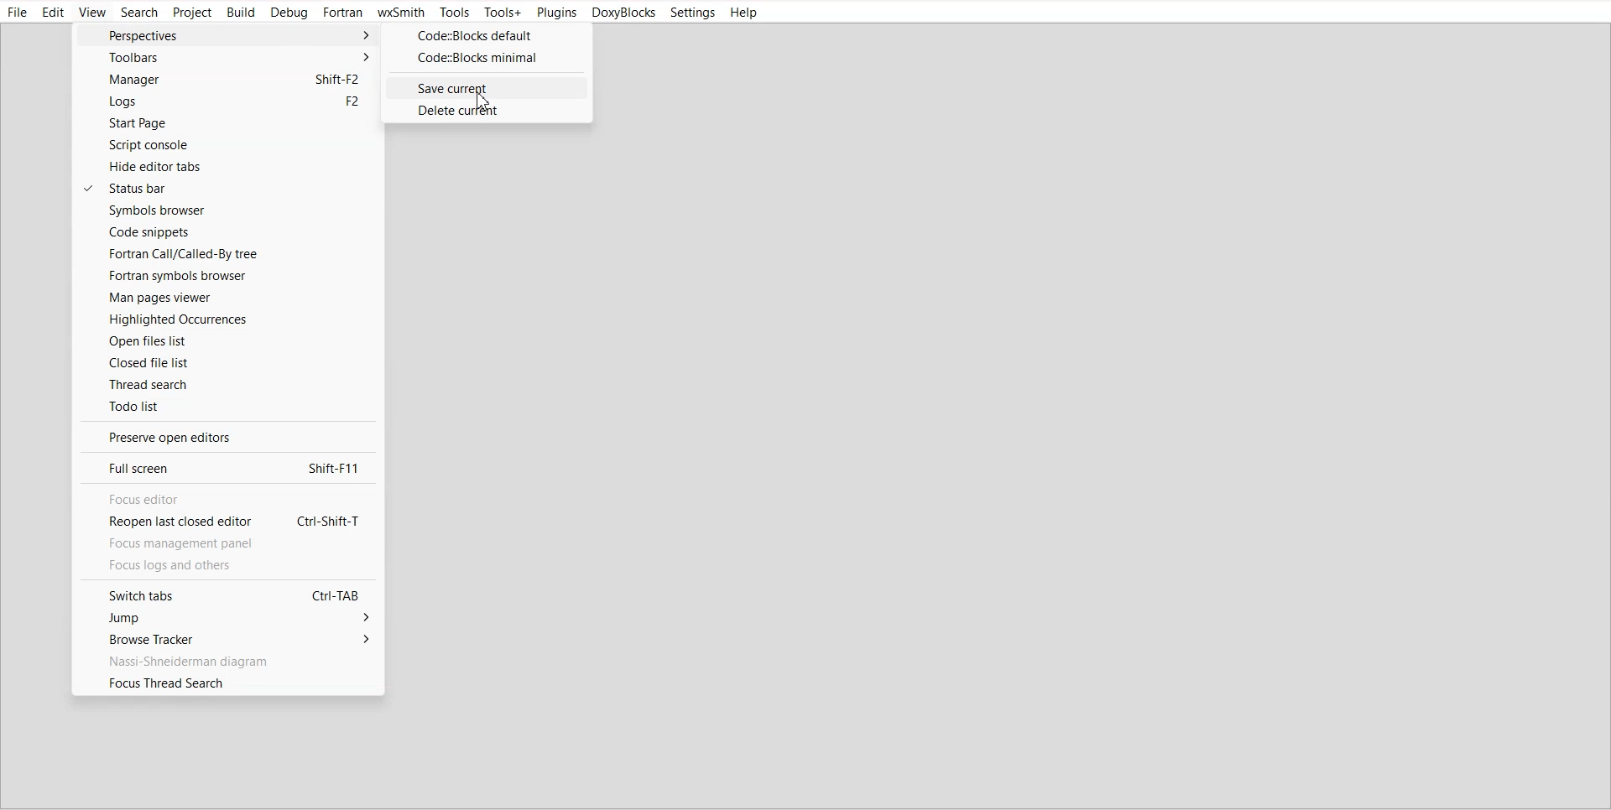 This screenshot has height=810, width=1611. What do you see at coordinates (225, 57) in the screenshot?
I see `Toolbars` at bounding box center [225, 57].